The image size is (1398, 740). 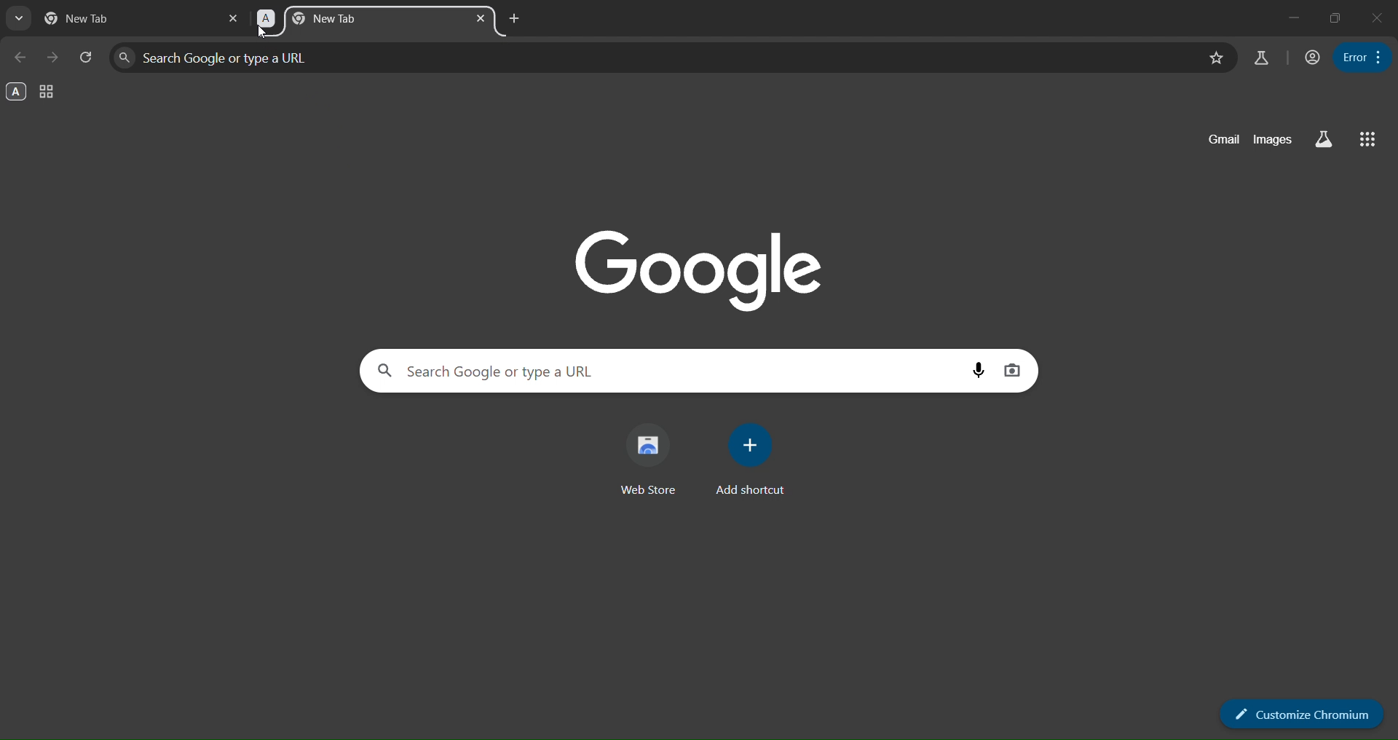 I want to click on menu, so click(x=1363, y=56).